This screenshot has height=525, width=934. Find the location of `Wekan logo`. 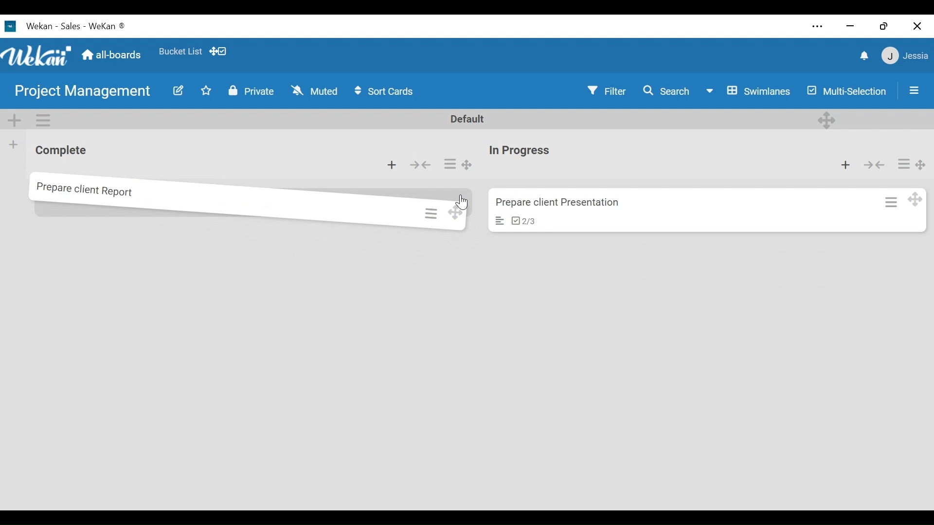

Wekan logo is located at coordinates (12, 26).